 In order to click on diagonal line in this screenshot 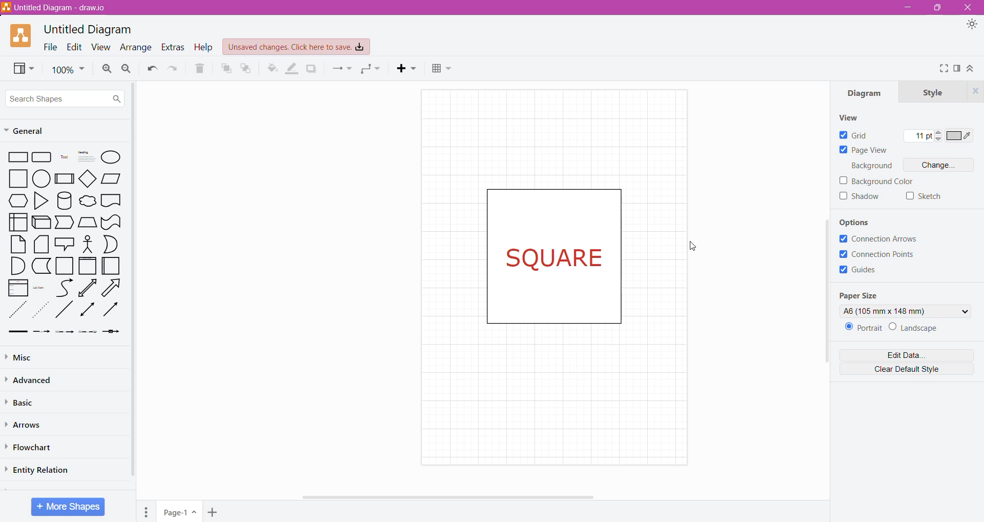, I will do `click(65, 309)`.